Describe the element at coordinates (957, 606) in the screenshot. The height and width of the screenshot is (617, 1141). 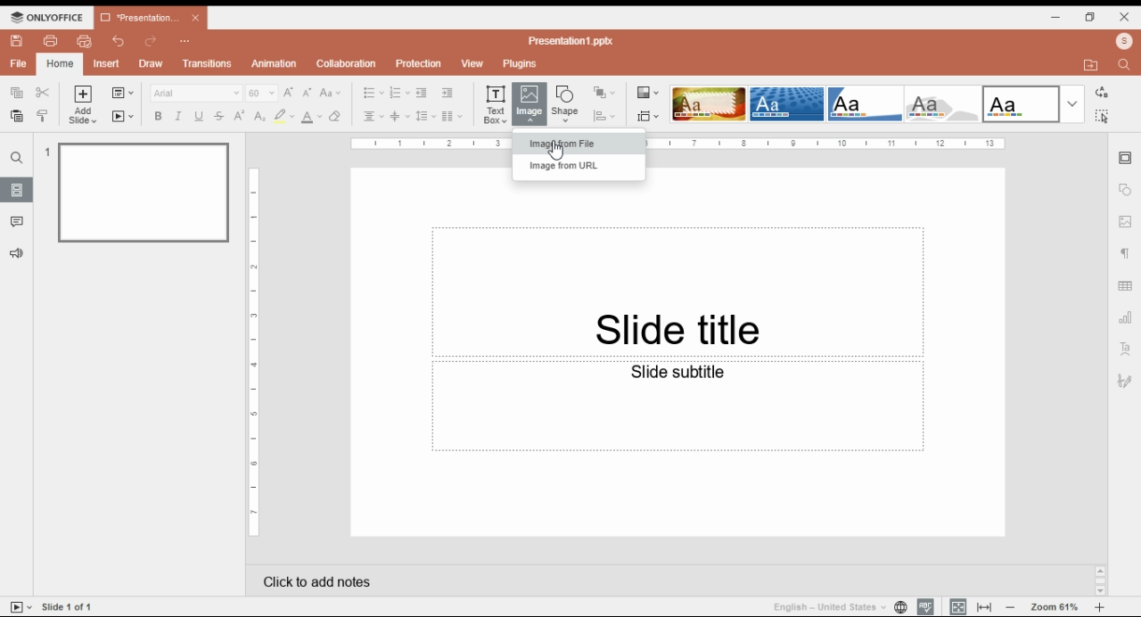
I see `fit to slide` at that location.